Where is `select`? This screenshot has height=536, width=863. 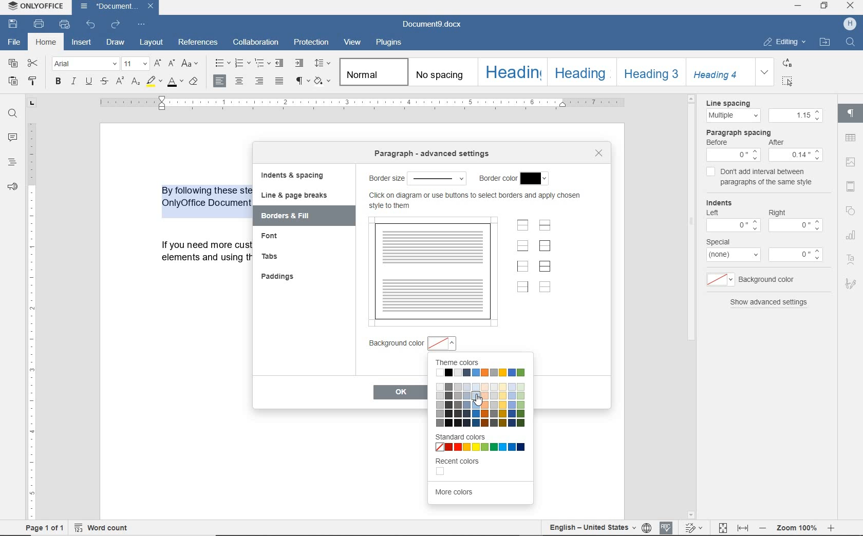
select is located at coordinates (446, 343).